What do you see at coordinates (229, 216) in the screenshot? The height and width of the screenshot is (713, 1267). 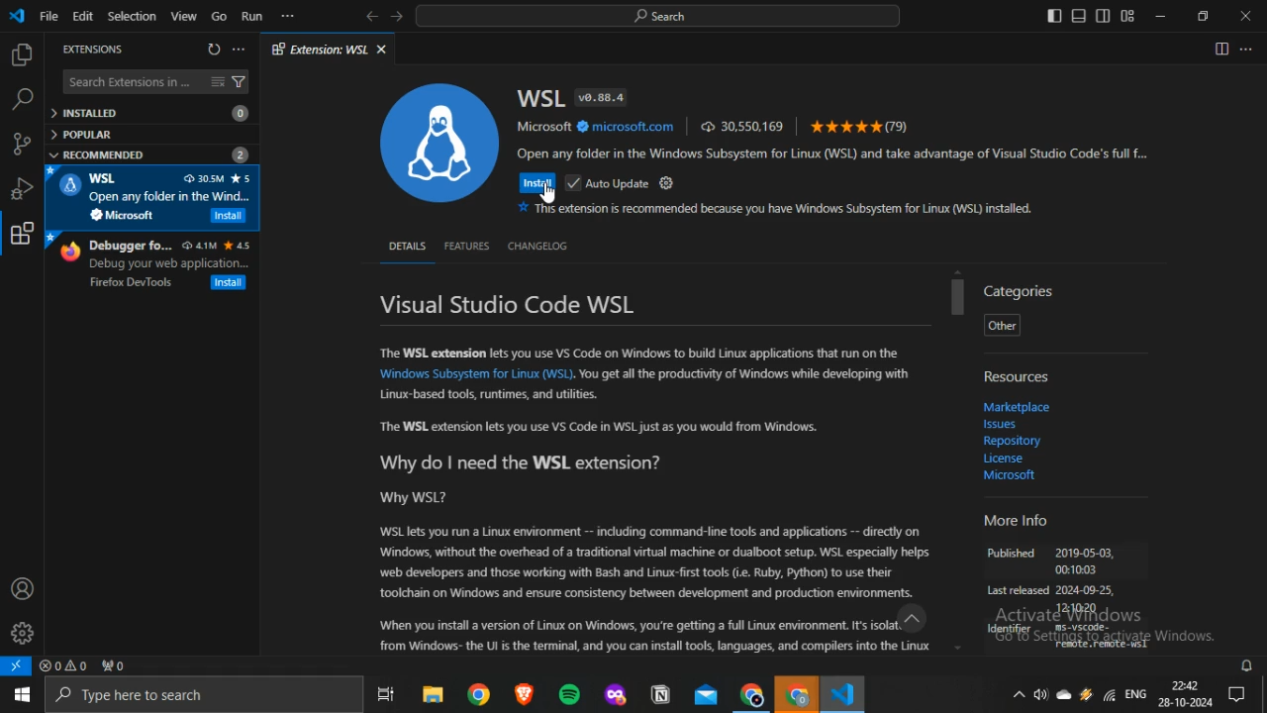 I see `Install` at bounding box center [229, 216].